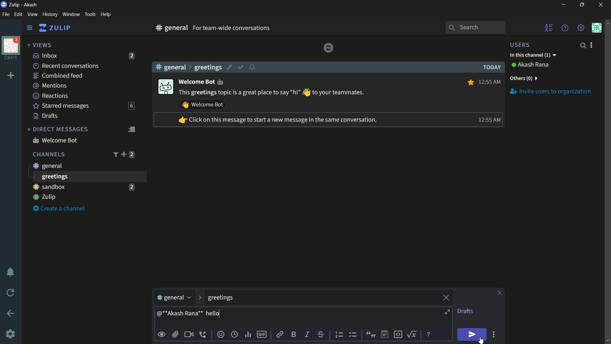 The image size is (611, 344). I want to click on others (0), so click(523, 78).